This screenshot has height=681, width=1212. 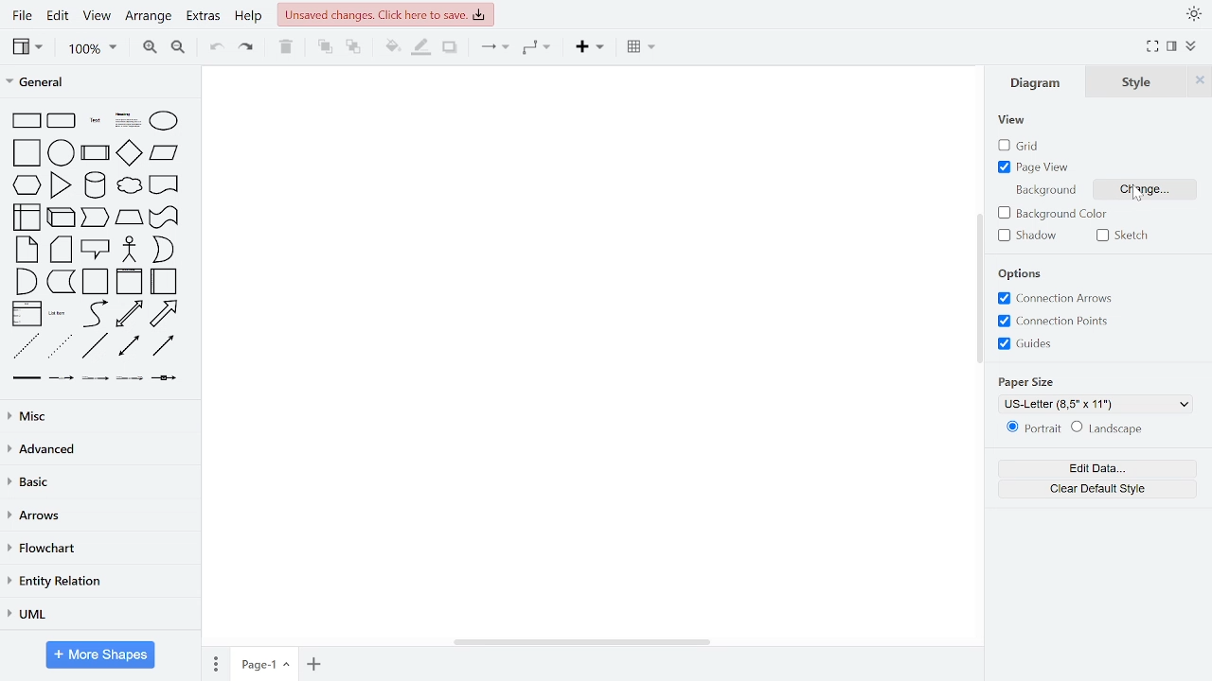 I want to click on page view, so click(x=1036, y=168).